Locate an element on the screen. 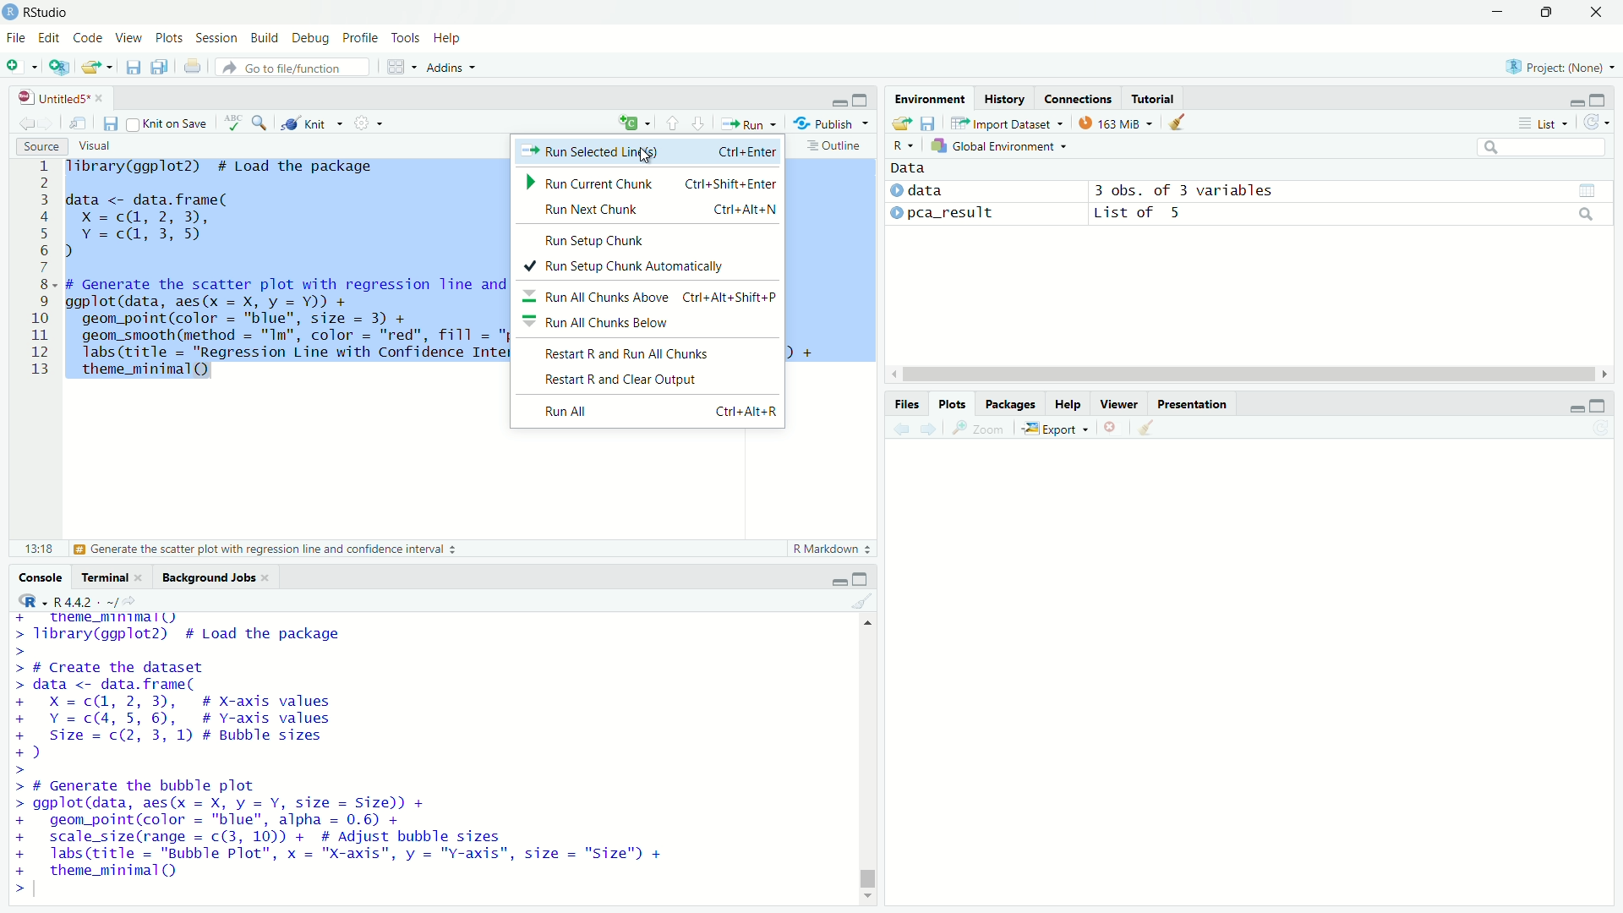 The width and height of the screenshot is (1623, 913). Outline is located at coordinates (836, 145).